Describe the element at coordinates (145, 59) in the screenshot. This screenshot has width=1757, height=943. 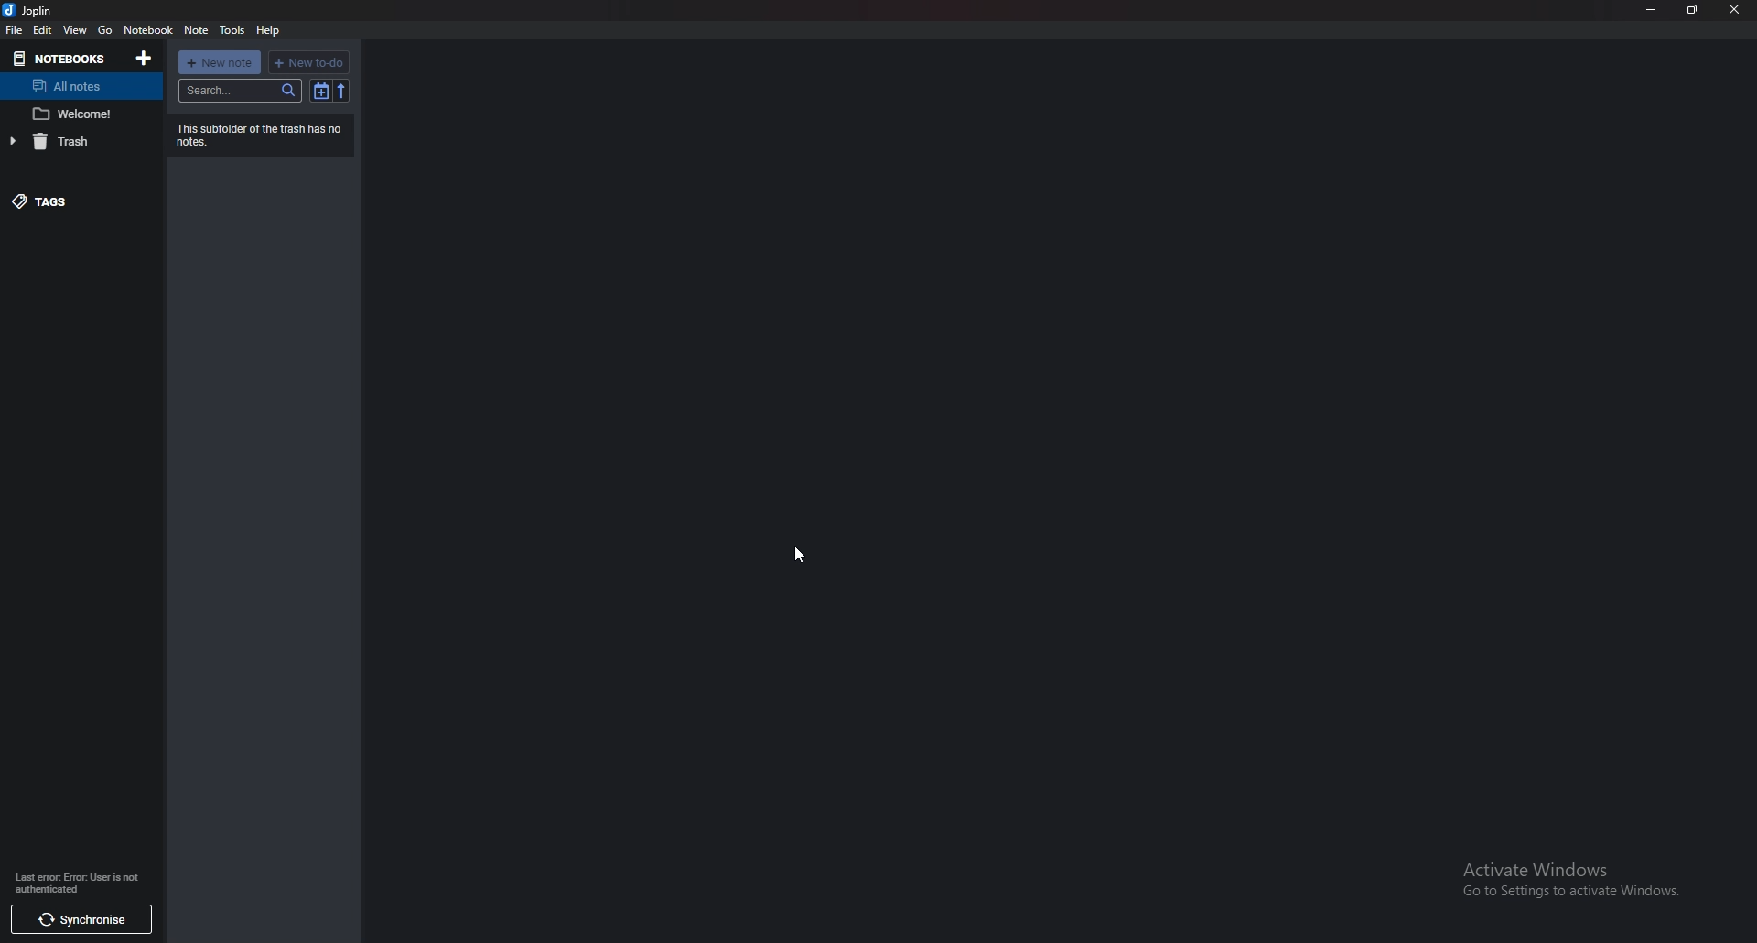
I see `Add notebooks` at that location.